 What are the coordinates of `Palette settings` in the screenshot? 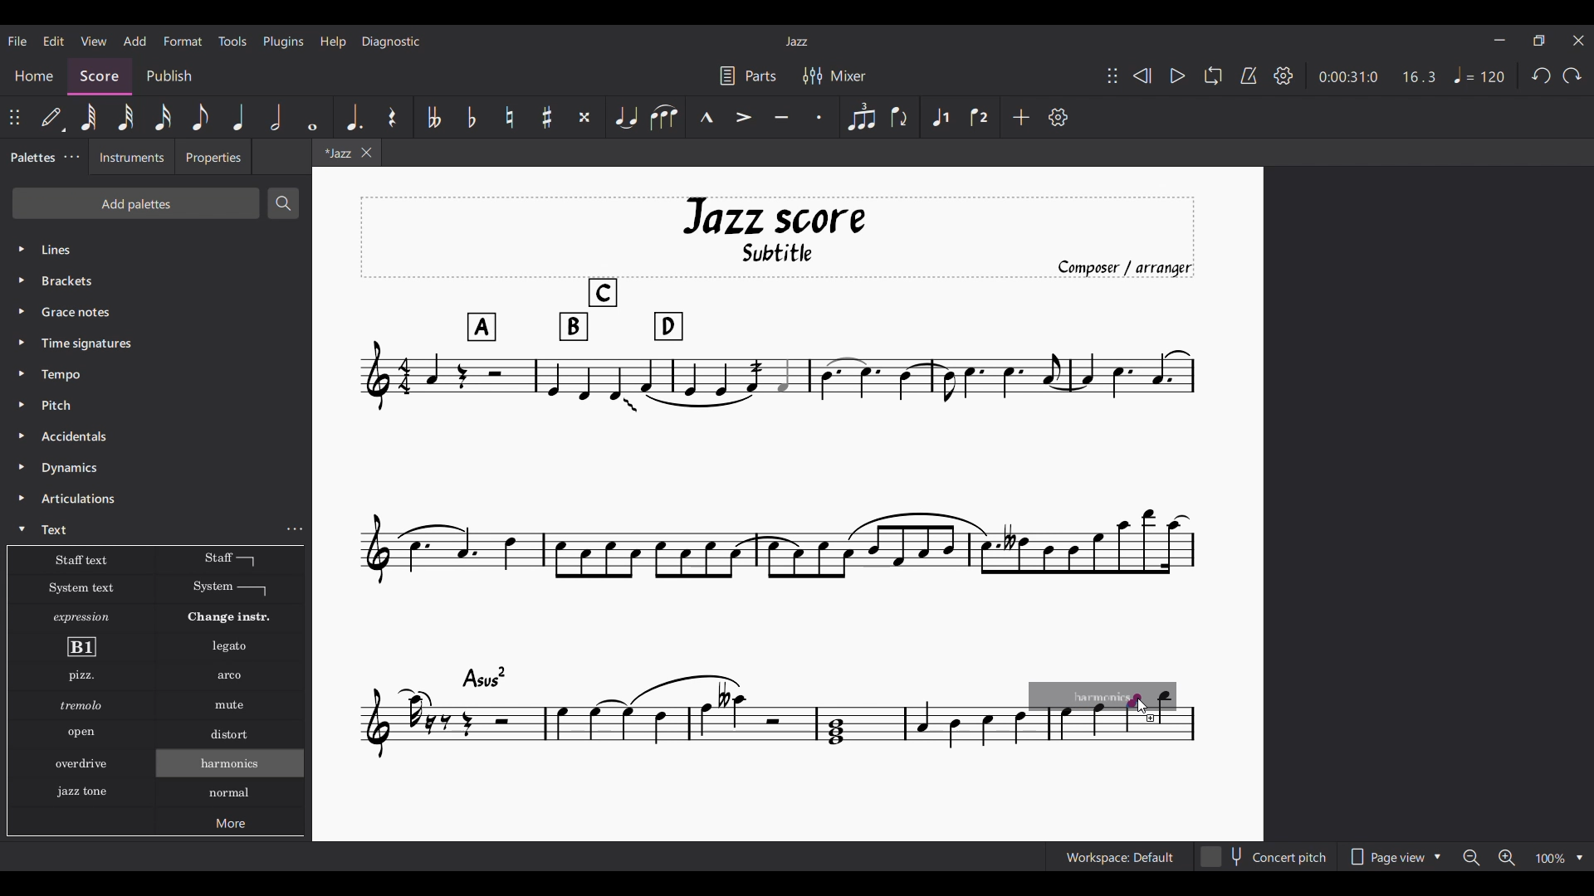 It's located at (71, 157).